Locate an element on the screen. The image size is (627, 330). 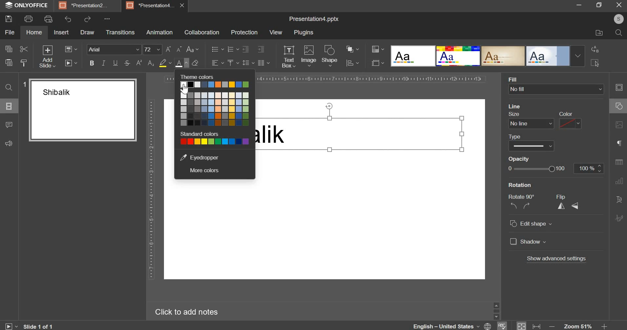
cut is located at coordinates (24, 49).